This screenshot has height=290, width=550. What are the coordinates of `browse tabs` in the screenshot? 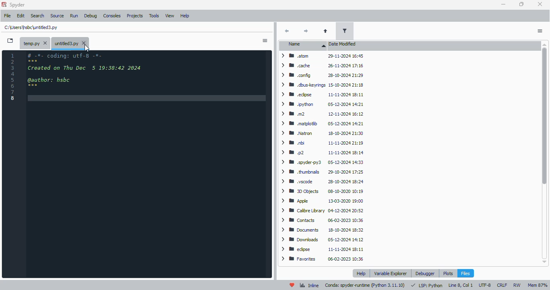 It's located at (10, 40).